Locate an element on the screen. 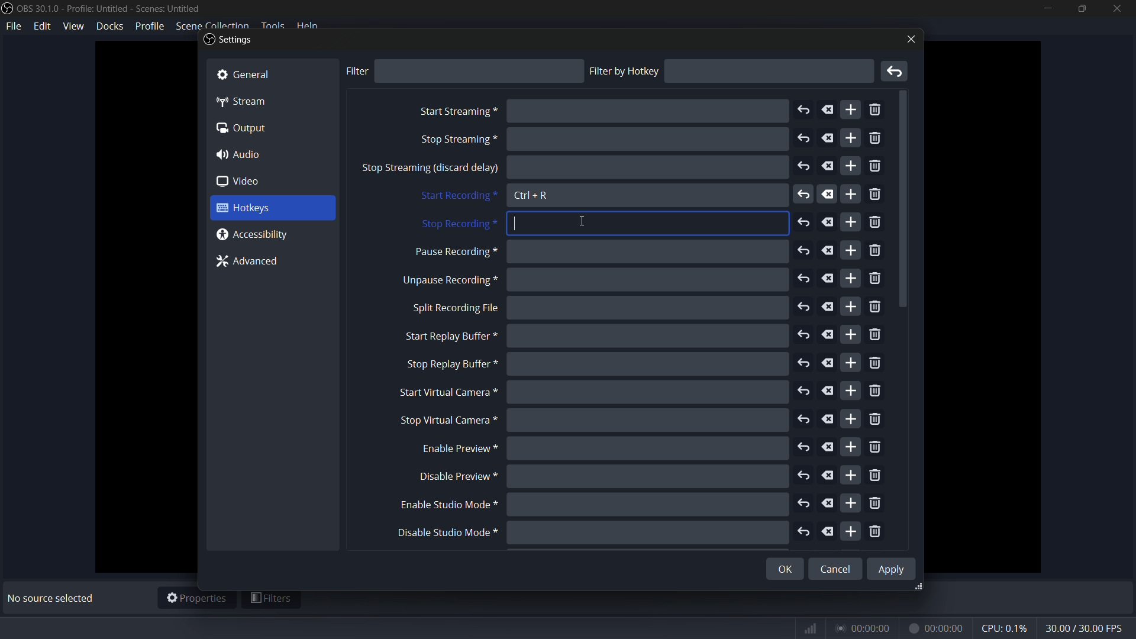  disable studio mode is located at coordinates (446, 533).